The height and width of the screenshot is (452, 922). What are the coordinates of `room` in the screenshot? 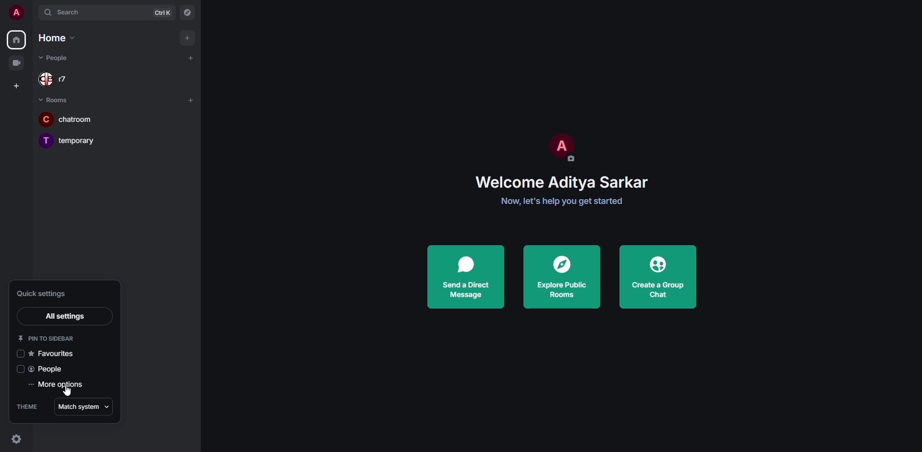 It's located at (55, 100).